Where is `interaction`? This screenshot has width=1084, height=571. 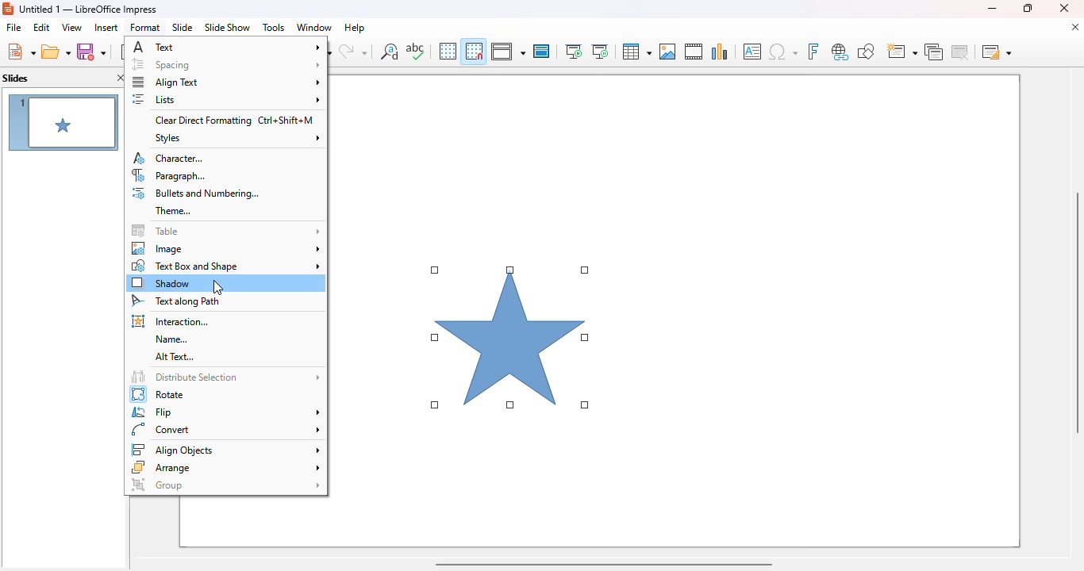
interaction is located at coordinates (171, 321).